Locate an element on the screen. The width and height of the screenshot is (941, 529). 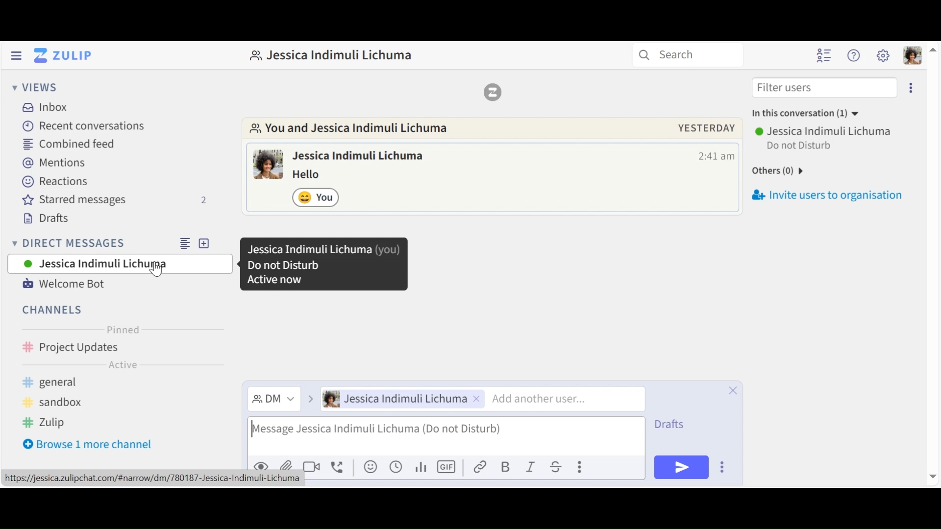
Reactions is located at coordinates (51, 182).